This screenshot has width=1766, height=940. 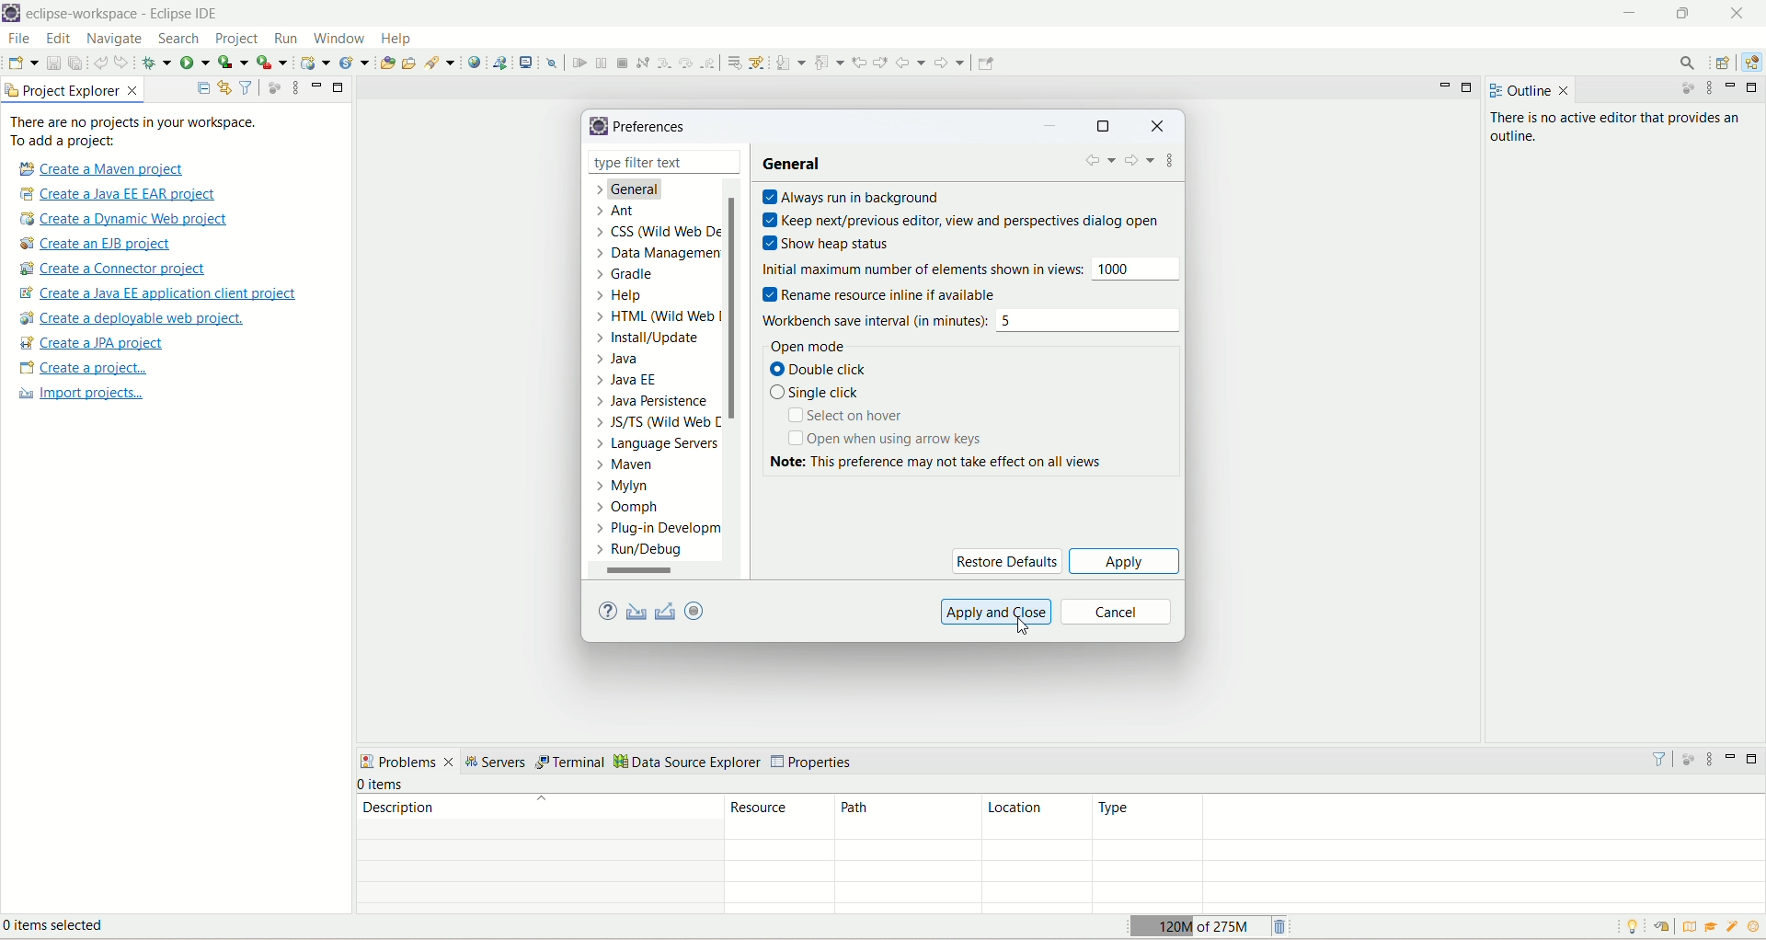 What do you see at coordinates (338, 37) in the screenshot?
I see `window` at bounding box center [338, 37].